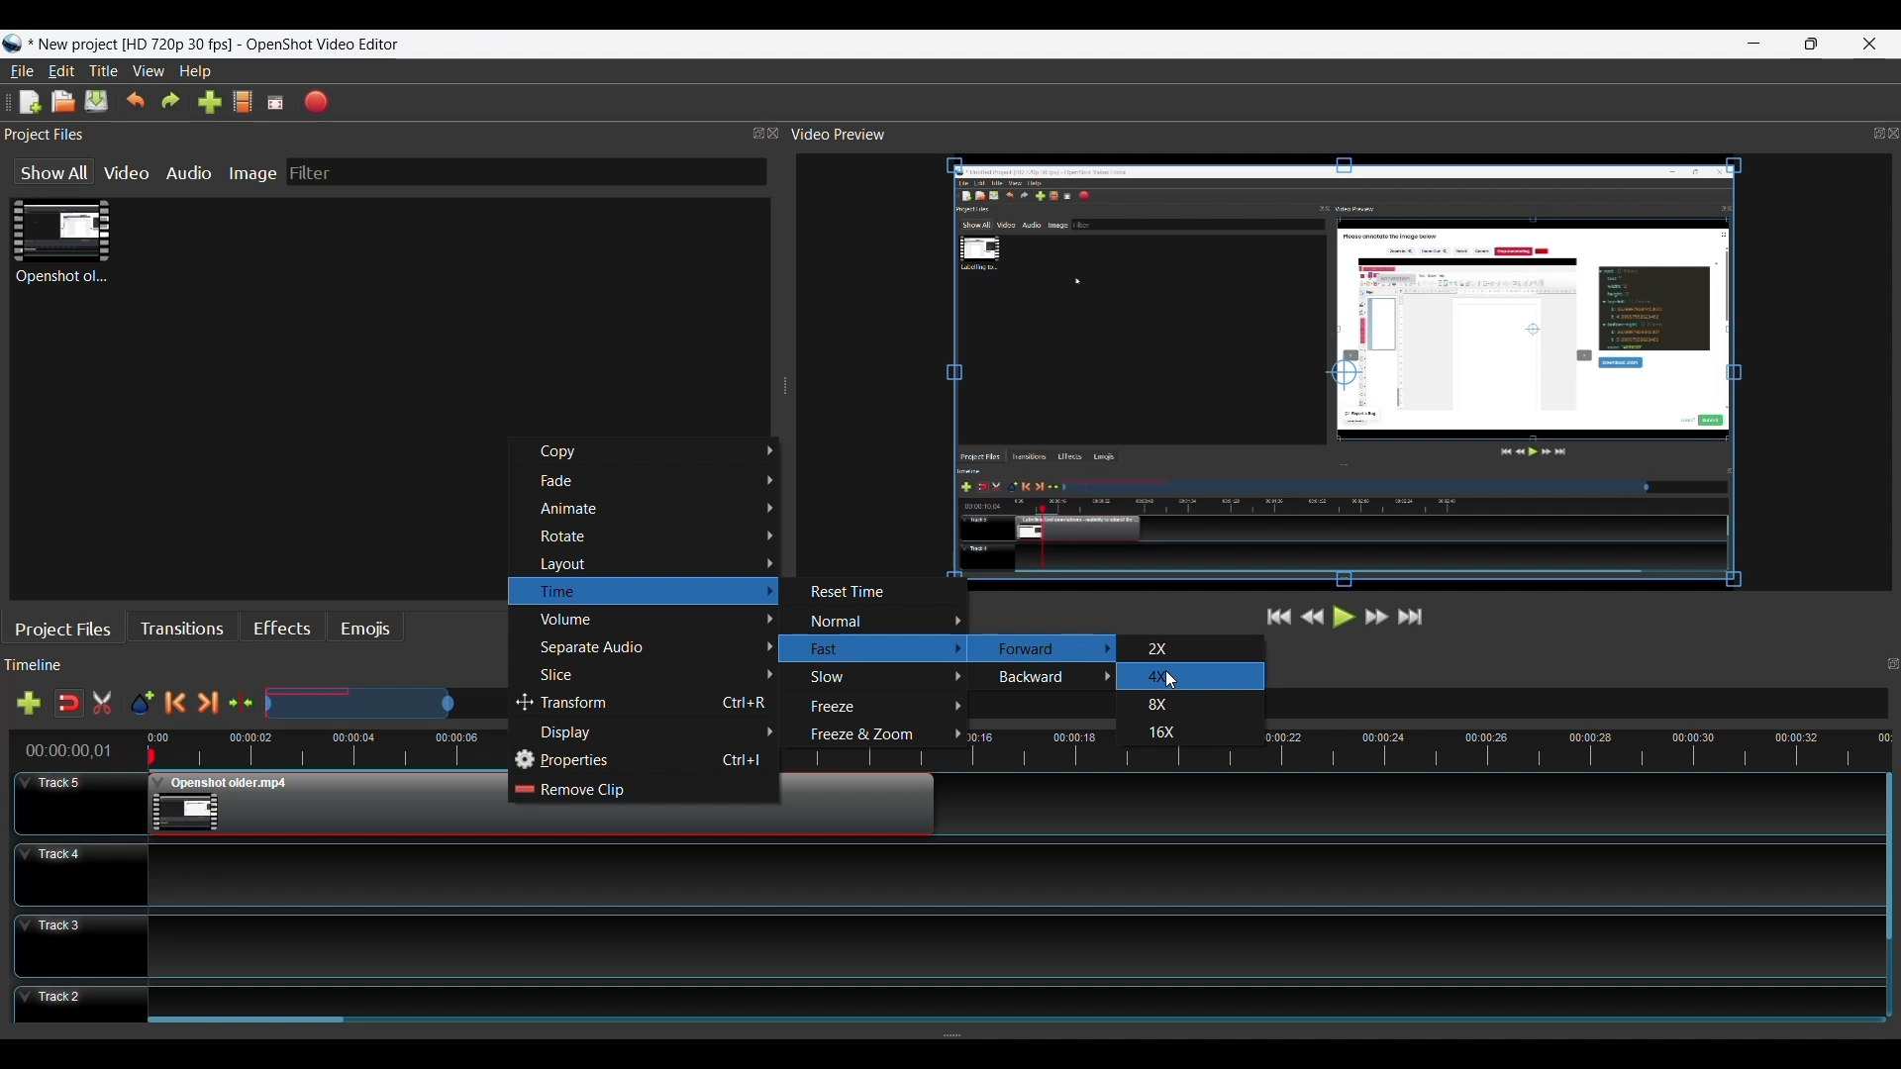 This screenshot has width=1901, height=1069. What do you see at coordinates (1345, 617) in the screenshot?
I see `Play` at bounding box center [1345, 617].